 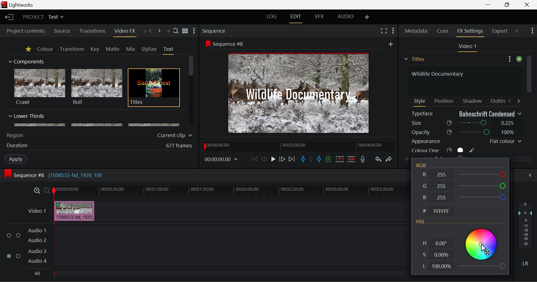 What do you see at coordinates (282, 159) in the screenshot?
I see `Go Forward` at bounding box center [282, 159].